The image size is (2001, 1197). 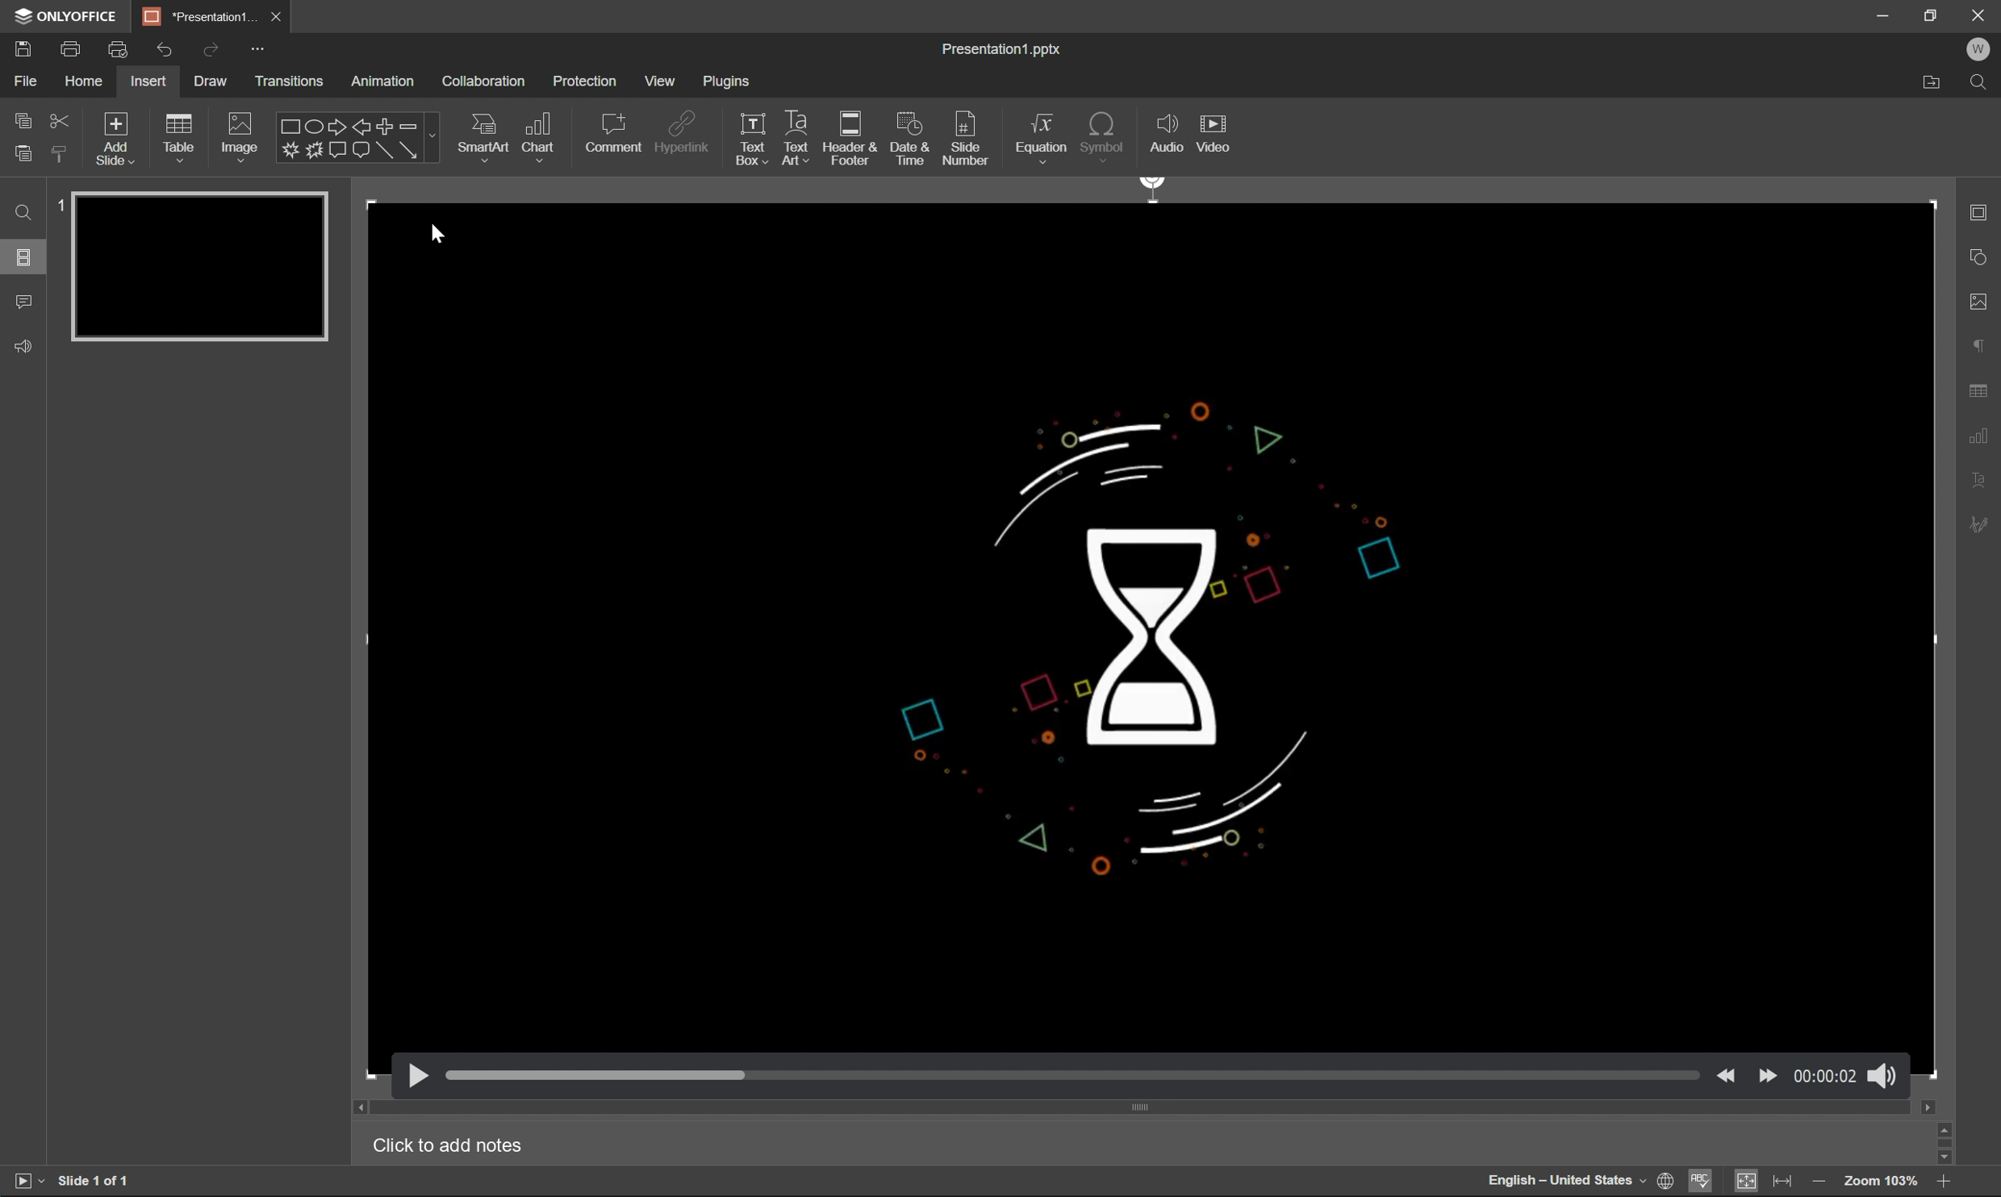 What do you see at coordinates (1981, 256) in the screenshot?
I see `shape settings` at bounding box center [1981, 256].